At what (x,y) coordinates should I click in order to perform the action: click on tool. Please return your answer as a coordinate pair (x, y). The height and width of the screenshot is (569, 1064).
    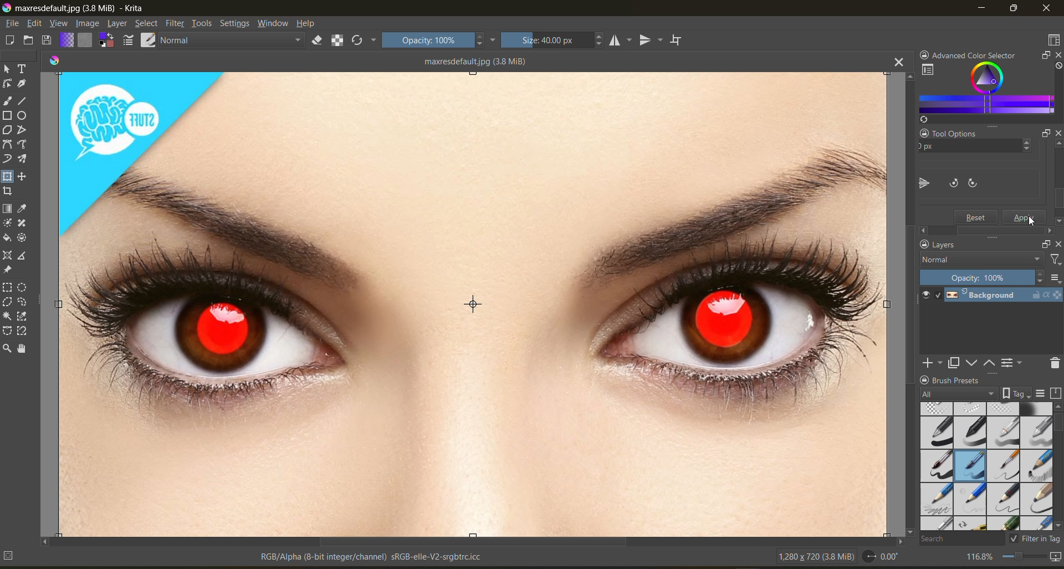
    Looking at the image, I should click on (7, 302).